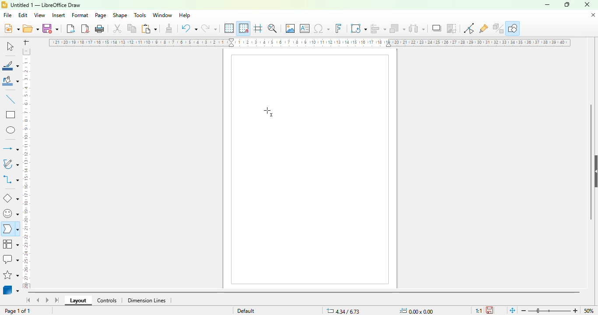 Image resolution: width=598 pixels, height=315 pixels. What do you see at coordinates (11, 275) in the screenshot?
I see `stars and banners` at bounding box center [11, 275].